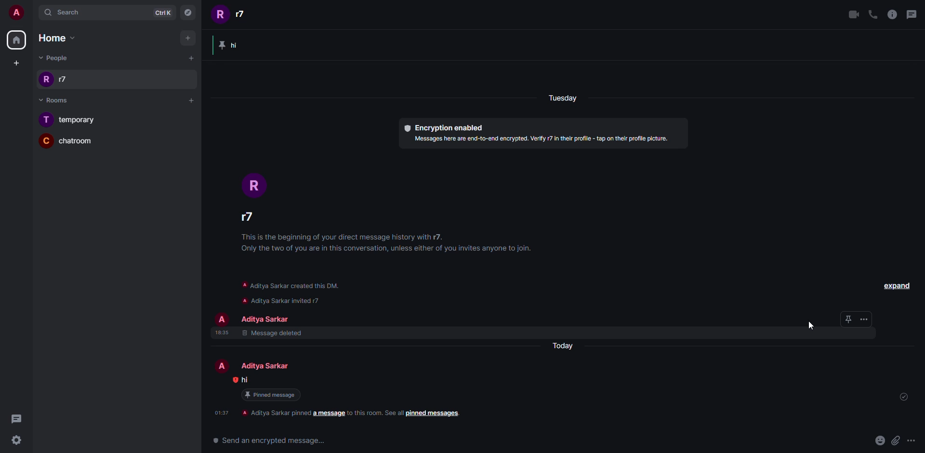 The image size is (925, 453). What do you see at coordinates (232, 379) in the screenshot?
I see `time` at bounding box center [232, 379].